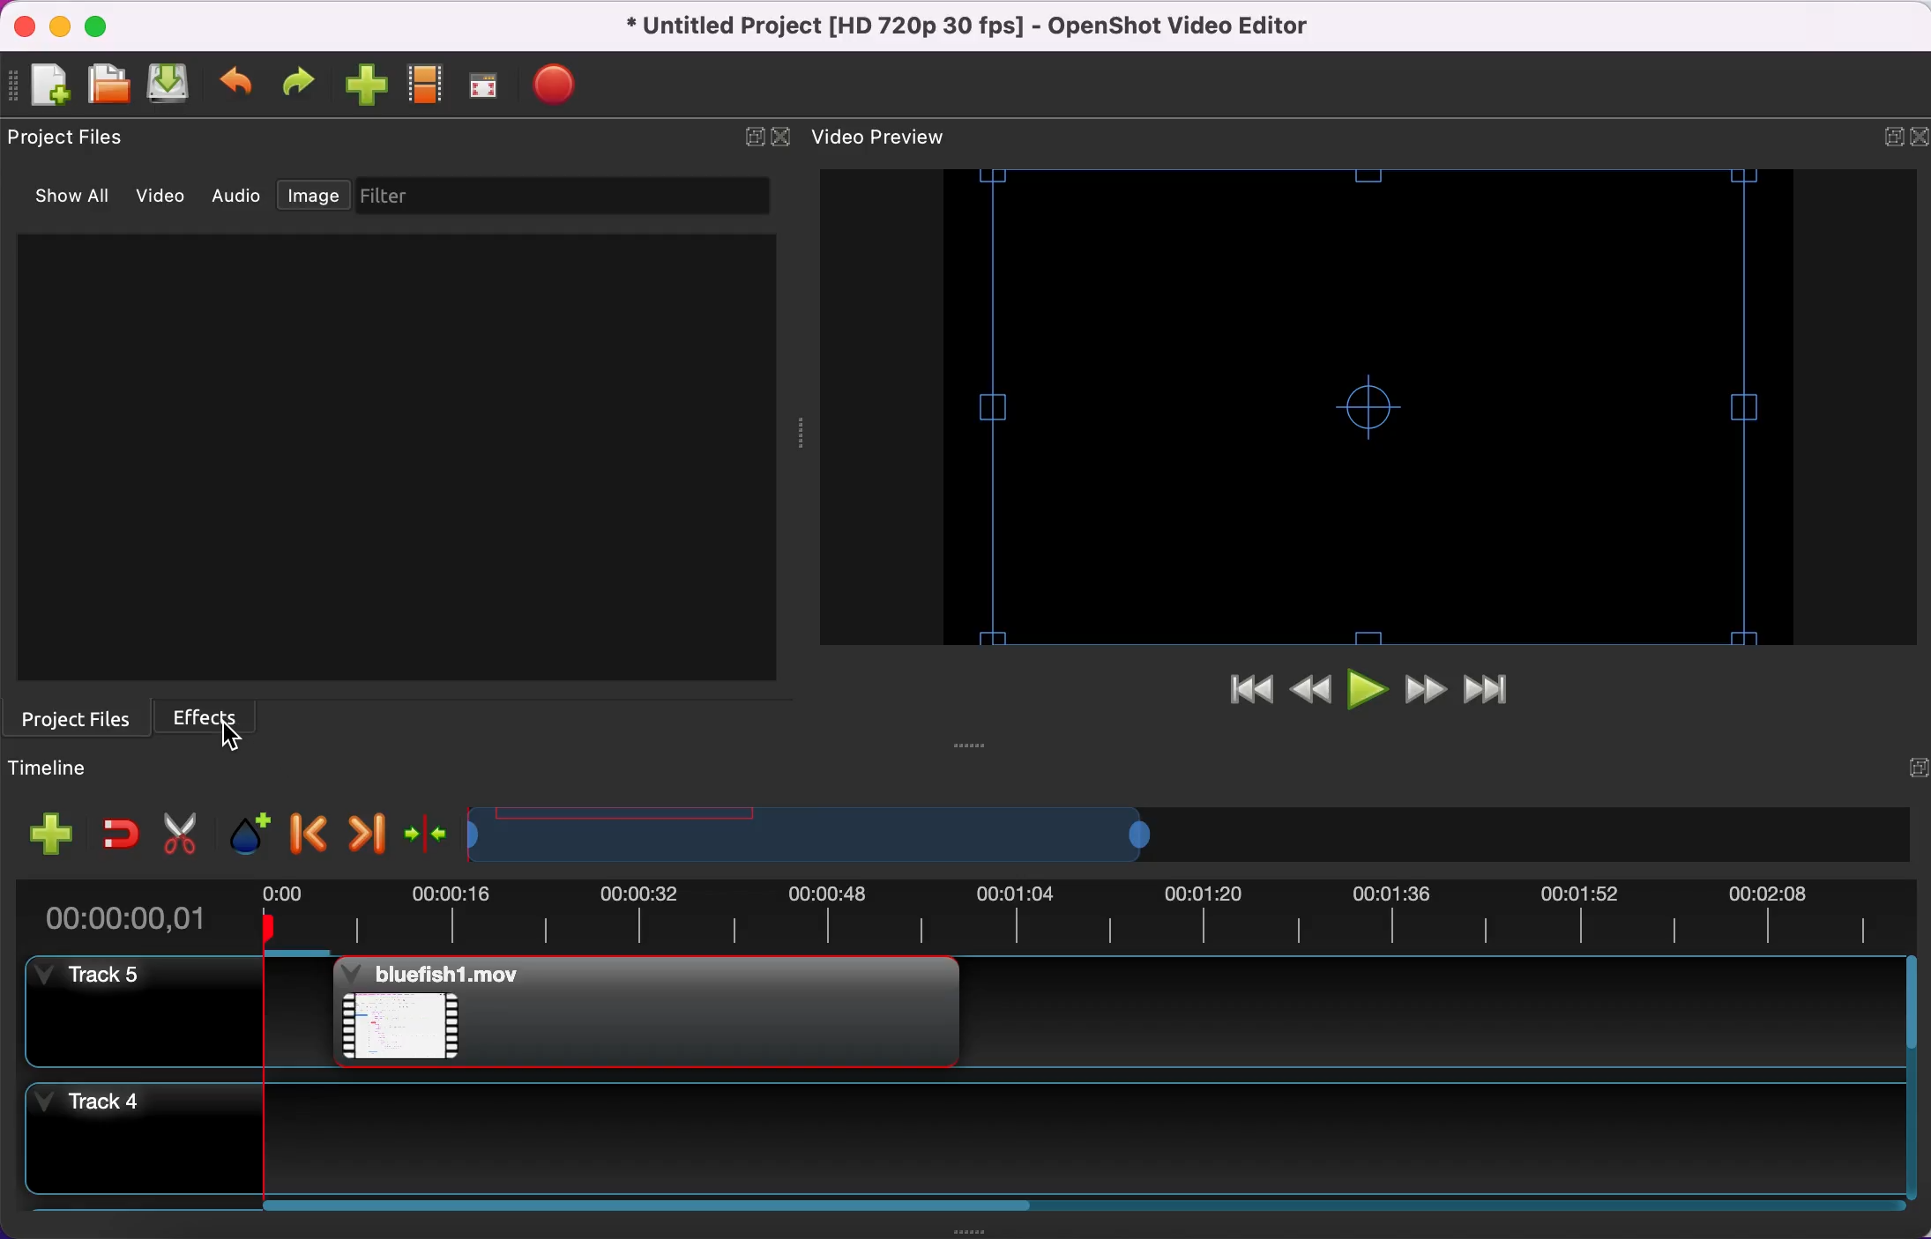  What do you see at coordinates (117, 835) in the screenshot?
I see `enable snapping` at bounding box center [117, 835].